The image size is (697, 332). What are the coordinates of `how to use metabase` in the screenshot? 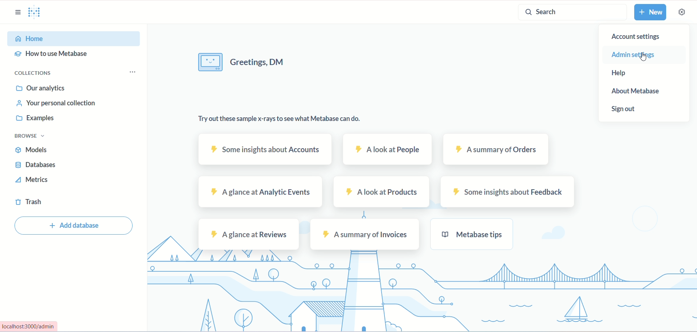 It's located at (53, 55).